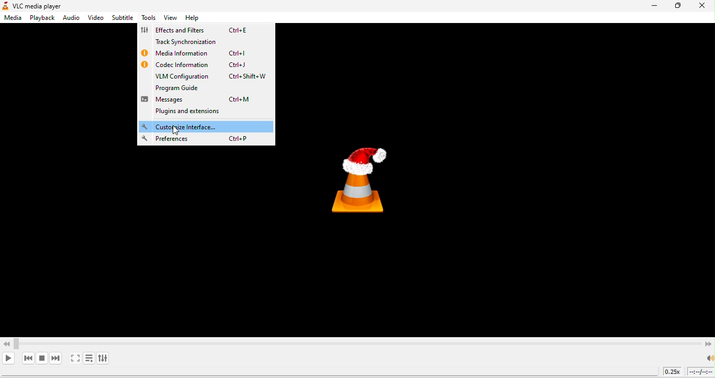 This screenshot has width=715, height=378. Describe the element at coordinates (197, 112) in the screenshot. I see `plugins and extensions` at that location.